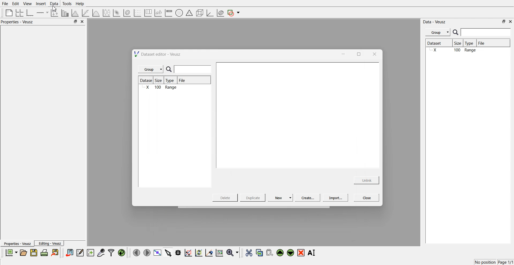  Describe the element at coordinates (511, 21) in the screenshot. I see `close` at that location.